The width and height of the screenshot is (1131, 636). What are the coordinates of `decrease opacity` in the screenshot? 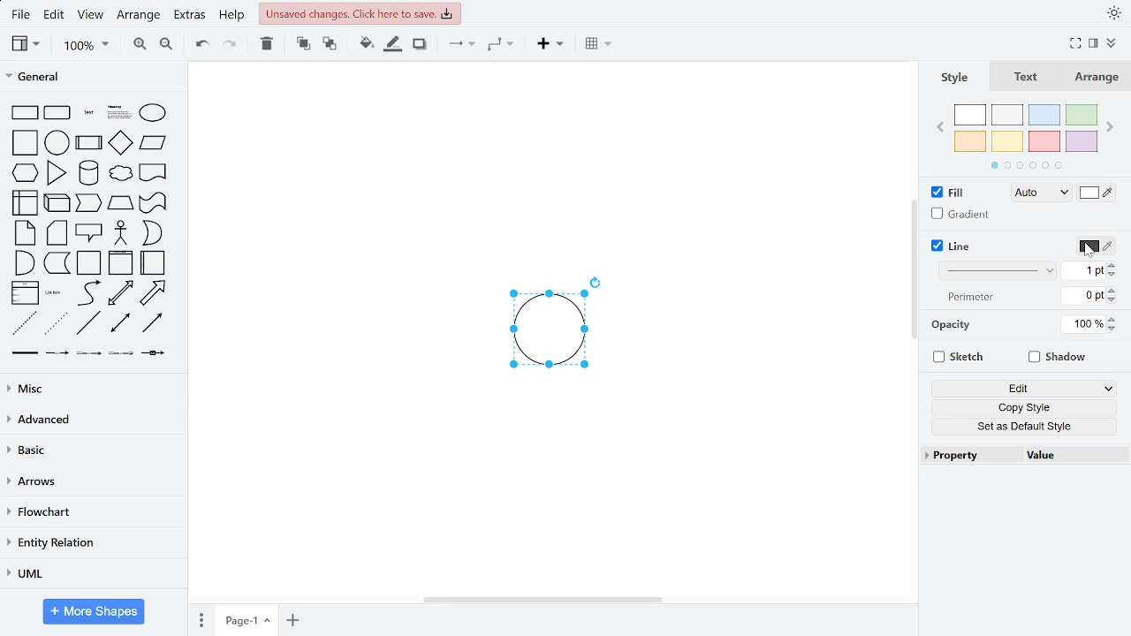 It's located at (1114, 328).